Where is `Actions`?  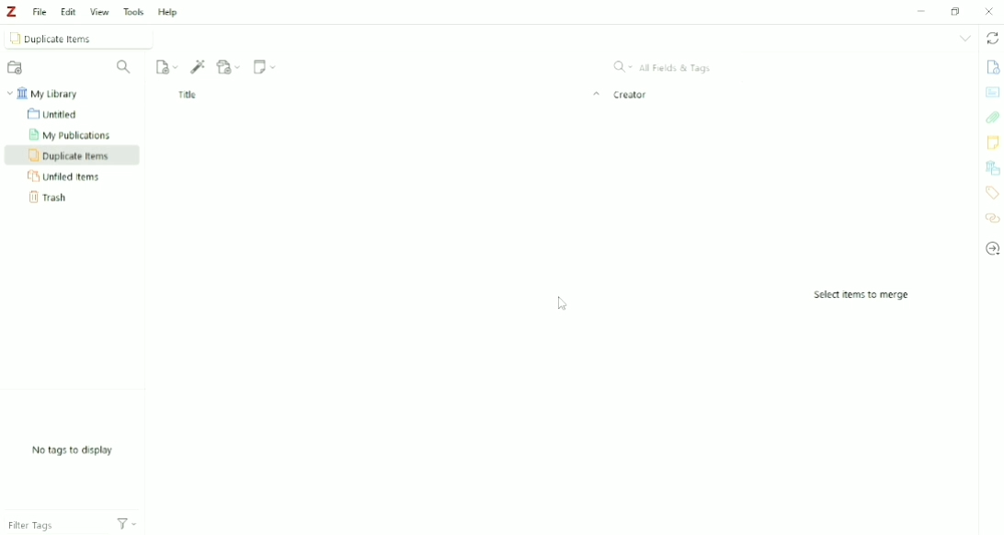
Actions is located at coordinates (128, 525).